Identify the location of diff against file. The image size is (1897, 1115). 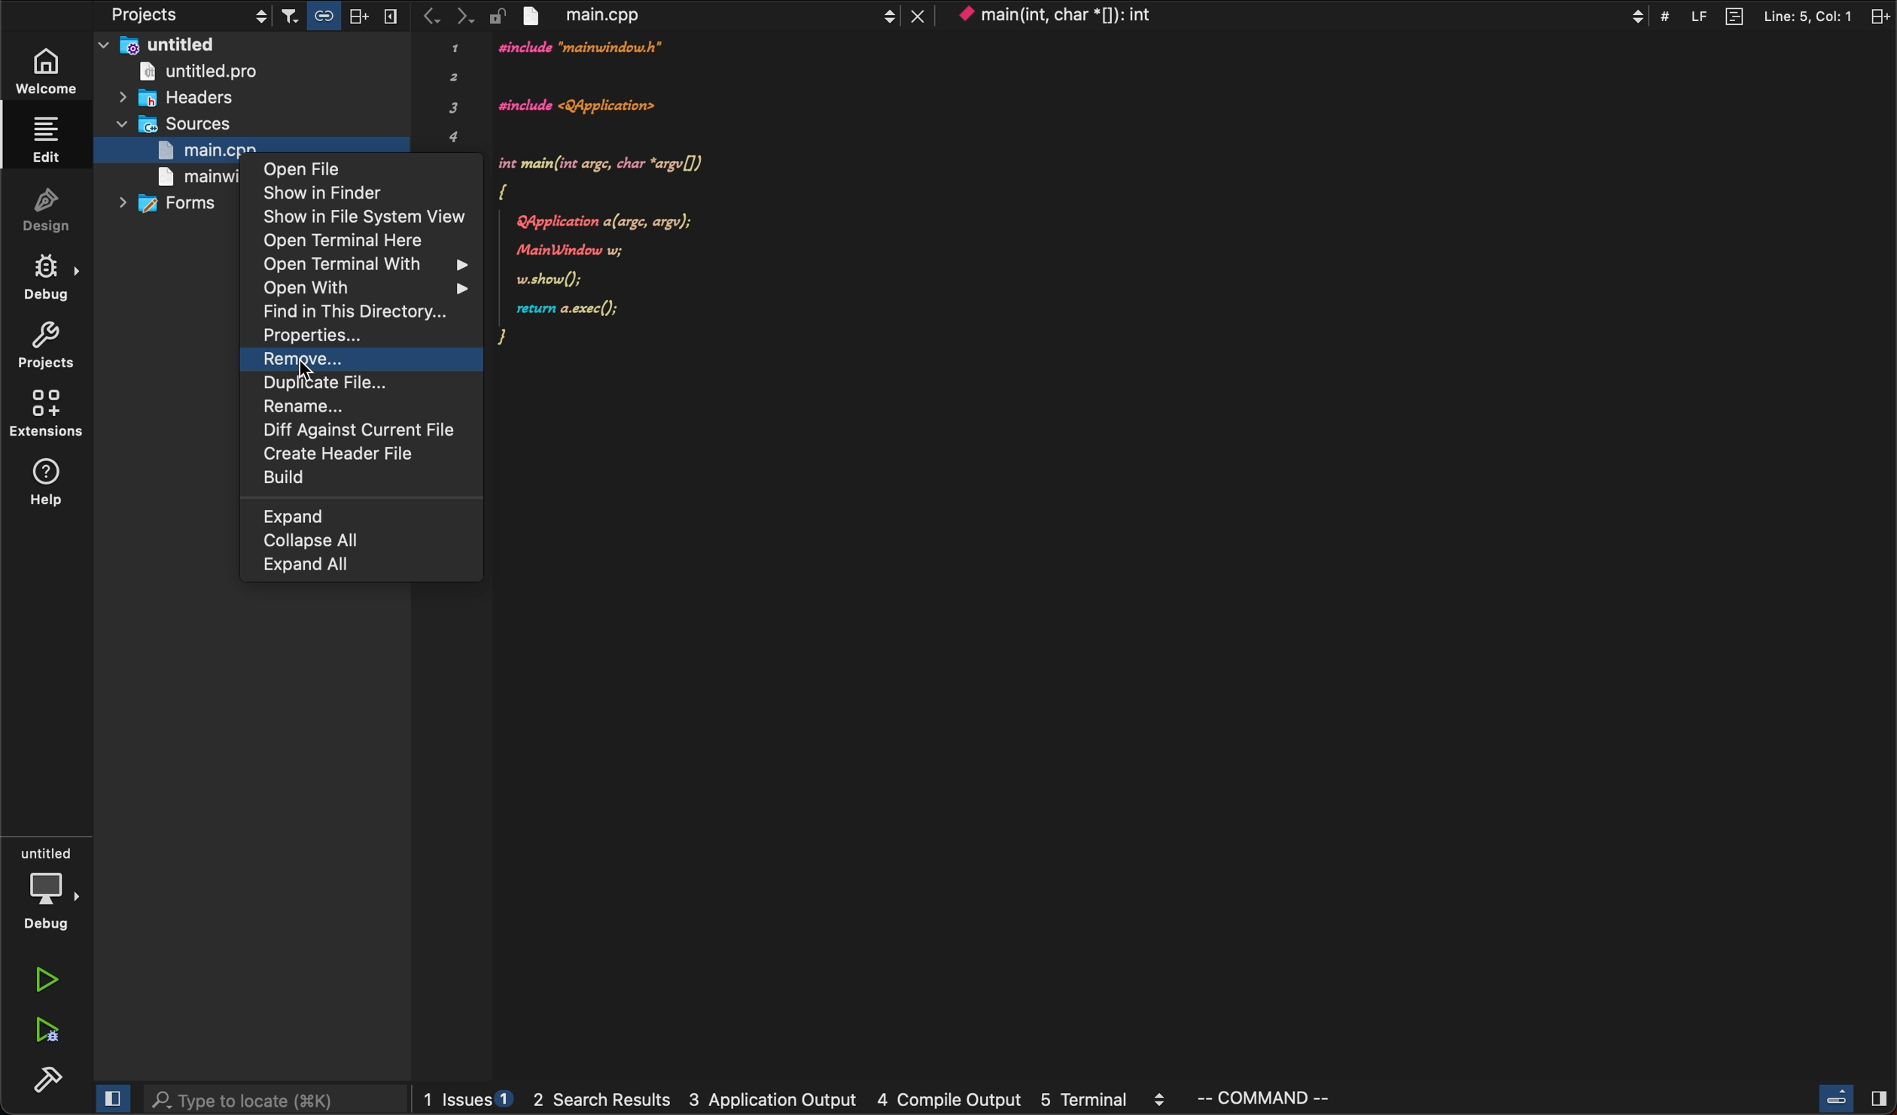
(357, 431).